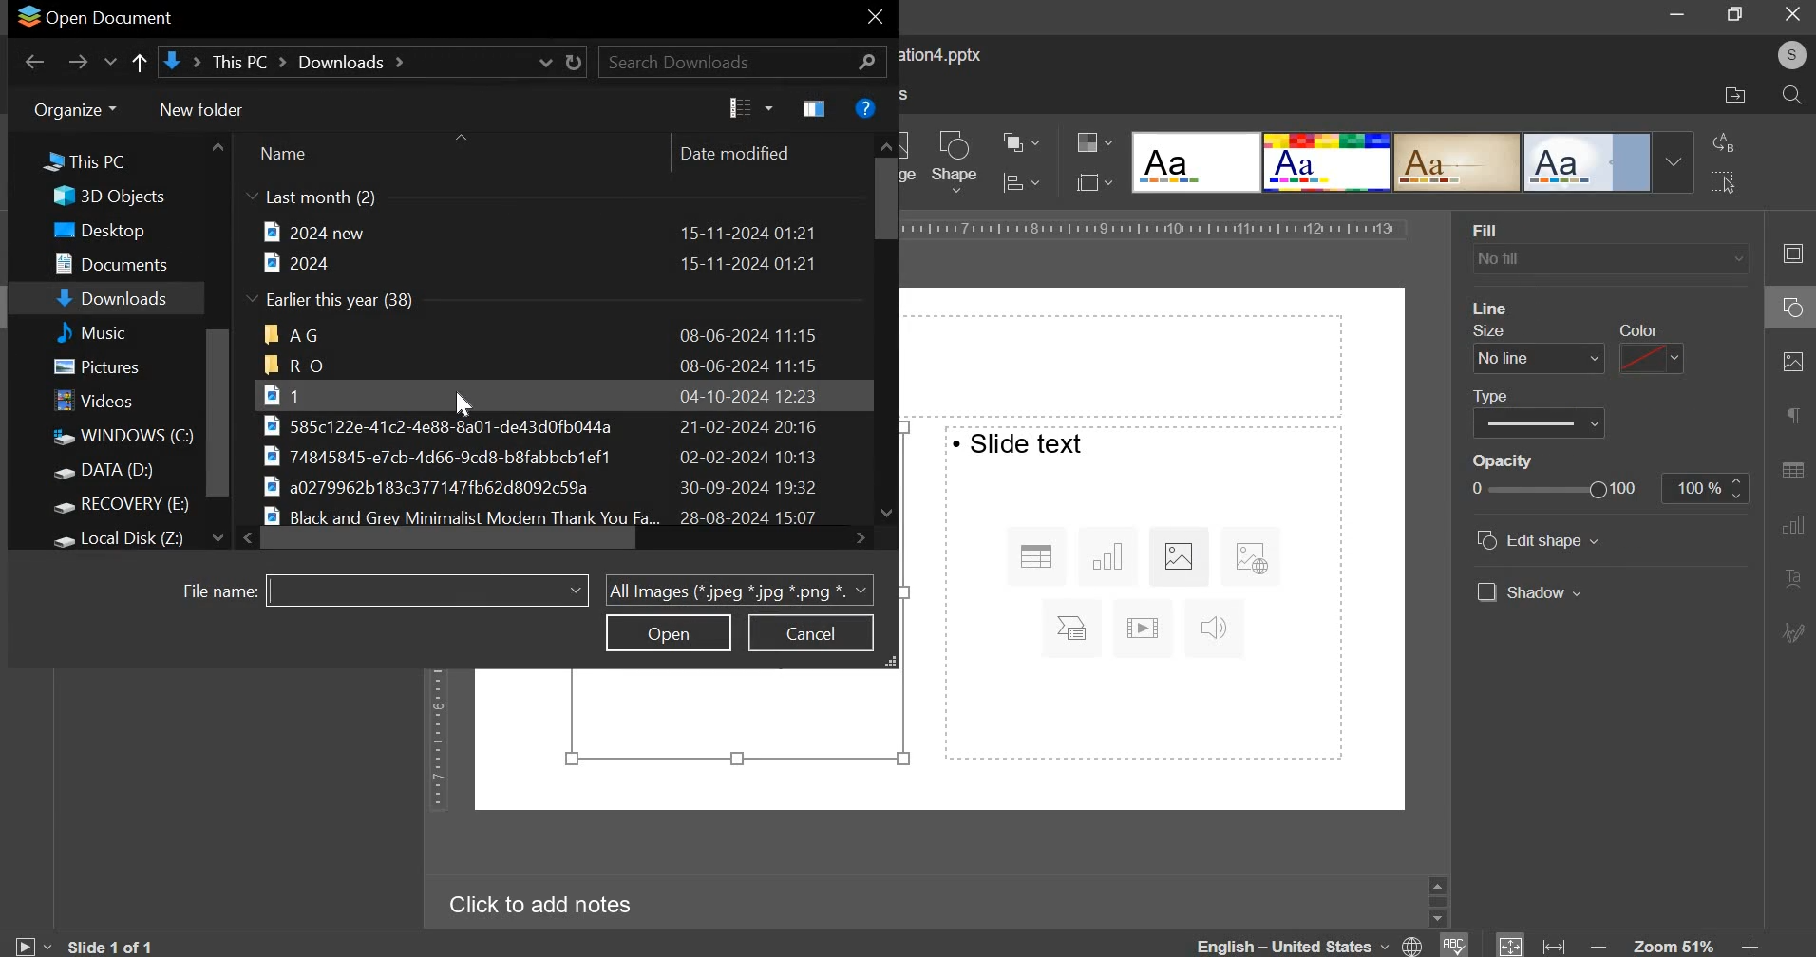 This screenshot has height=957, width=1816. What do you see at coordinates (1722, 180) in the screenshot?
I see `select` at bounding box center [1722, 180].